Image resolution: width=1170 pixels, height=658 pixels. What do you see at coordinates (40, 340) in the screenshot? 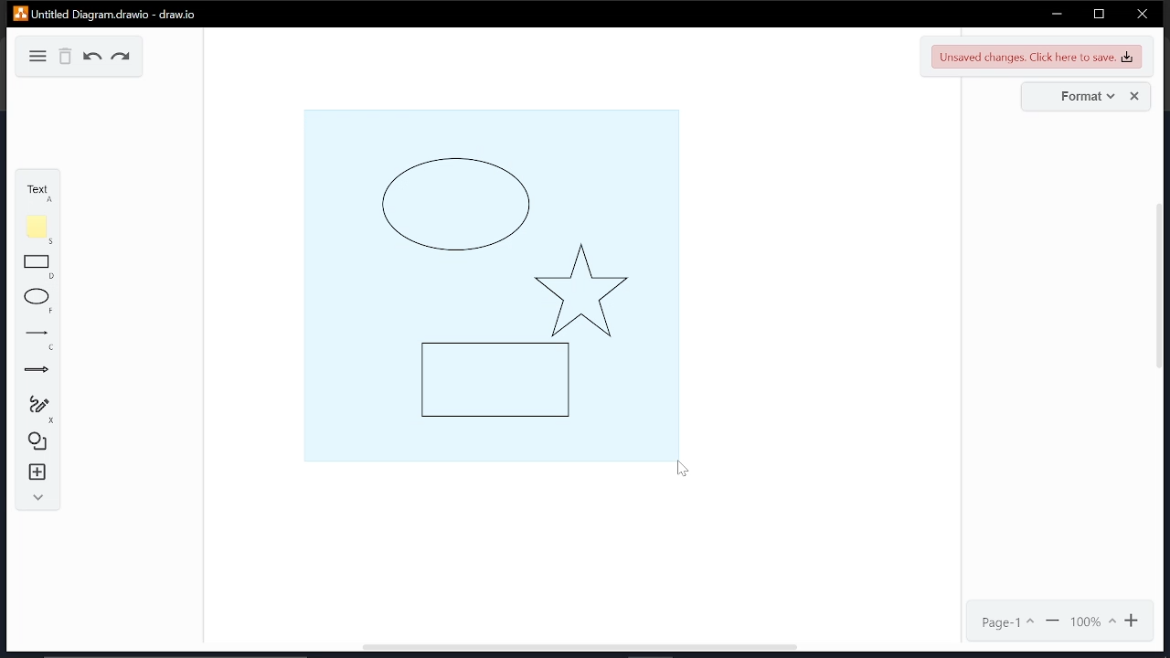
I see `lines` at bounding box center [40, 340].